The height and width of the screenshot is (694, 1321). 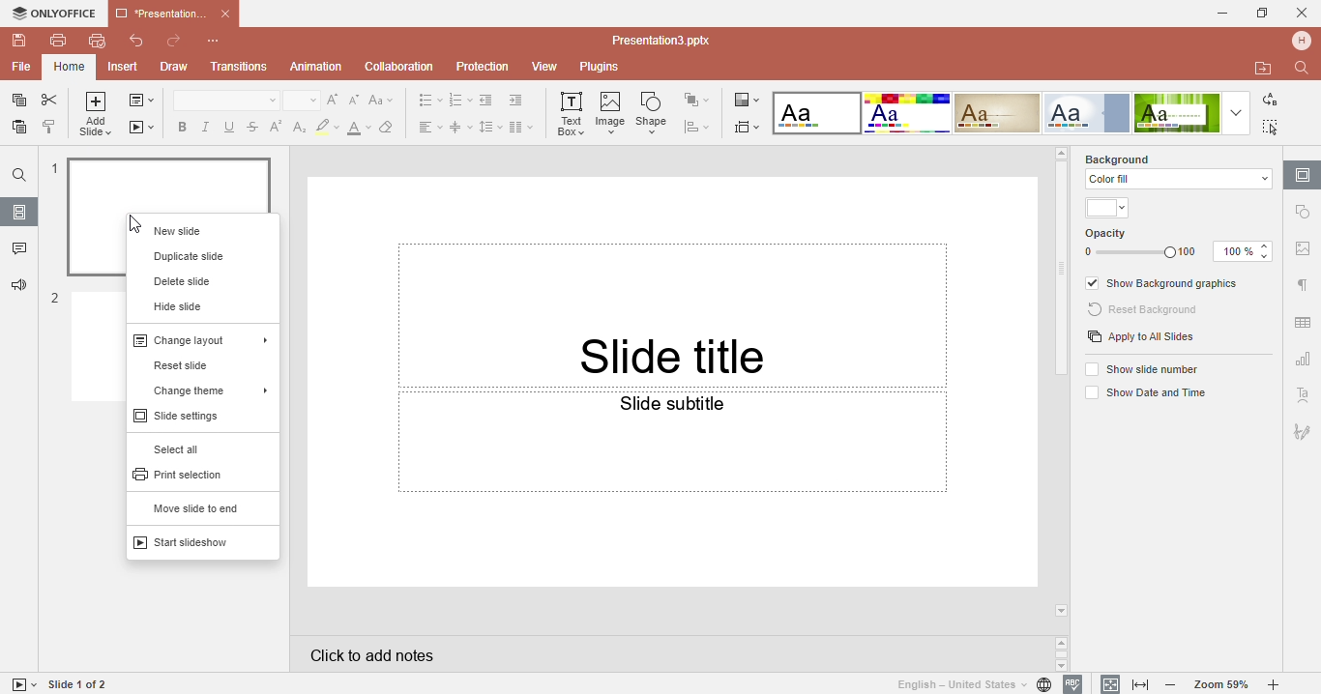 What do you see at coordinates (1133, 158) in the screenshot?
I see `Background` at bounding box center [1133, 158].